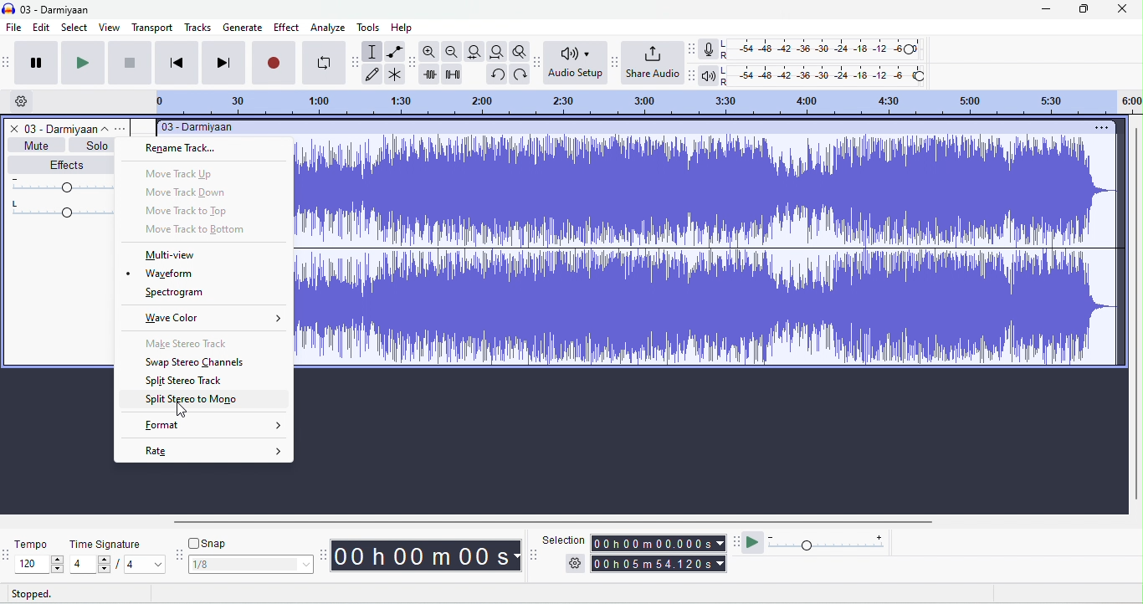 The height and width of the screenshot is (604, 1143). What do you see at coordinates (184, 408) in the screenshot?
I see `cursor movement` at bounding box center [184, 408].